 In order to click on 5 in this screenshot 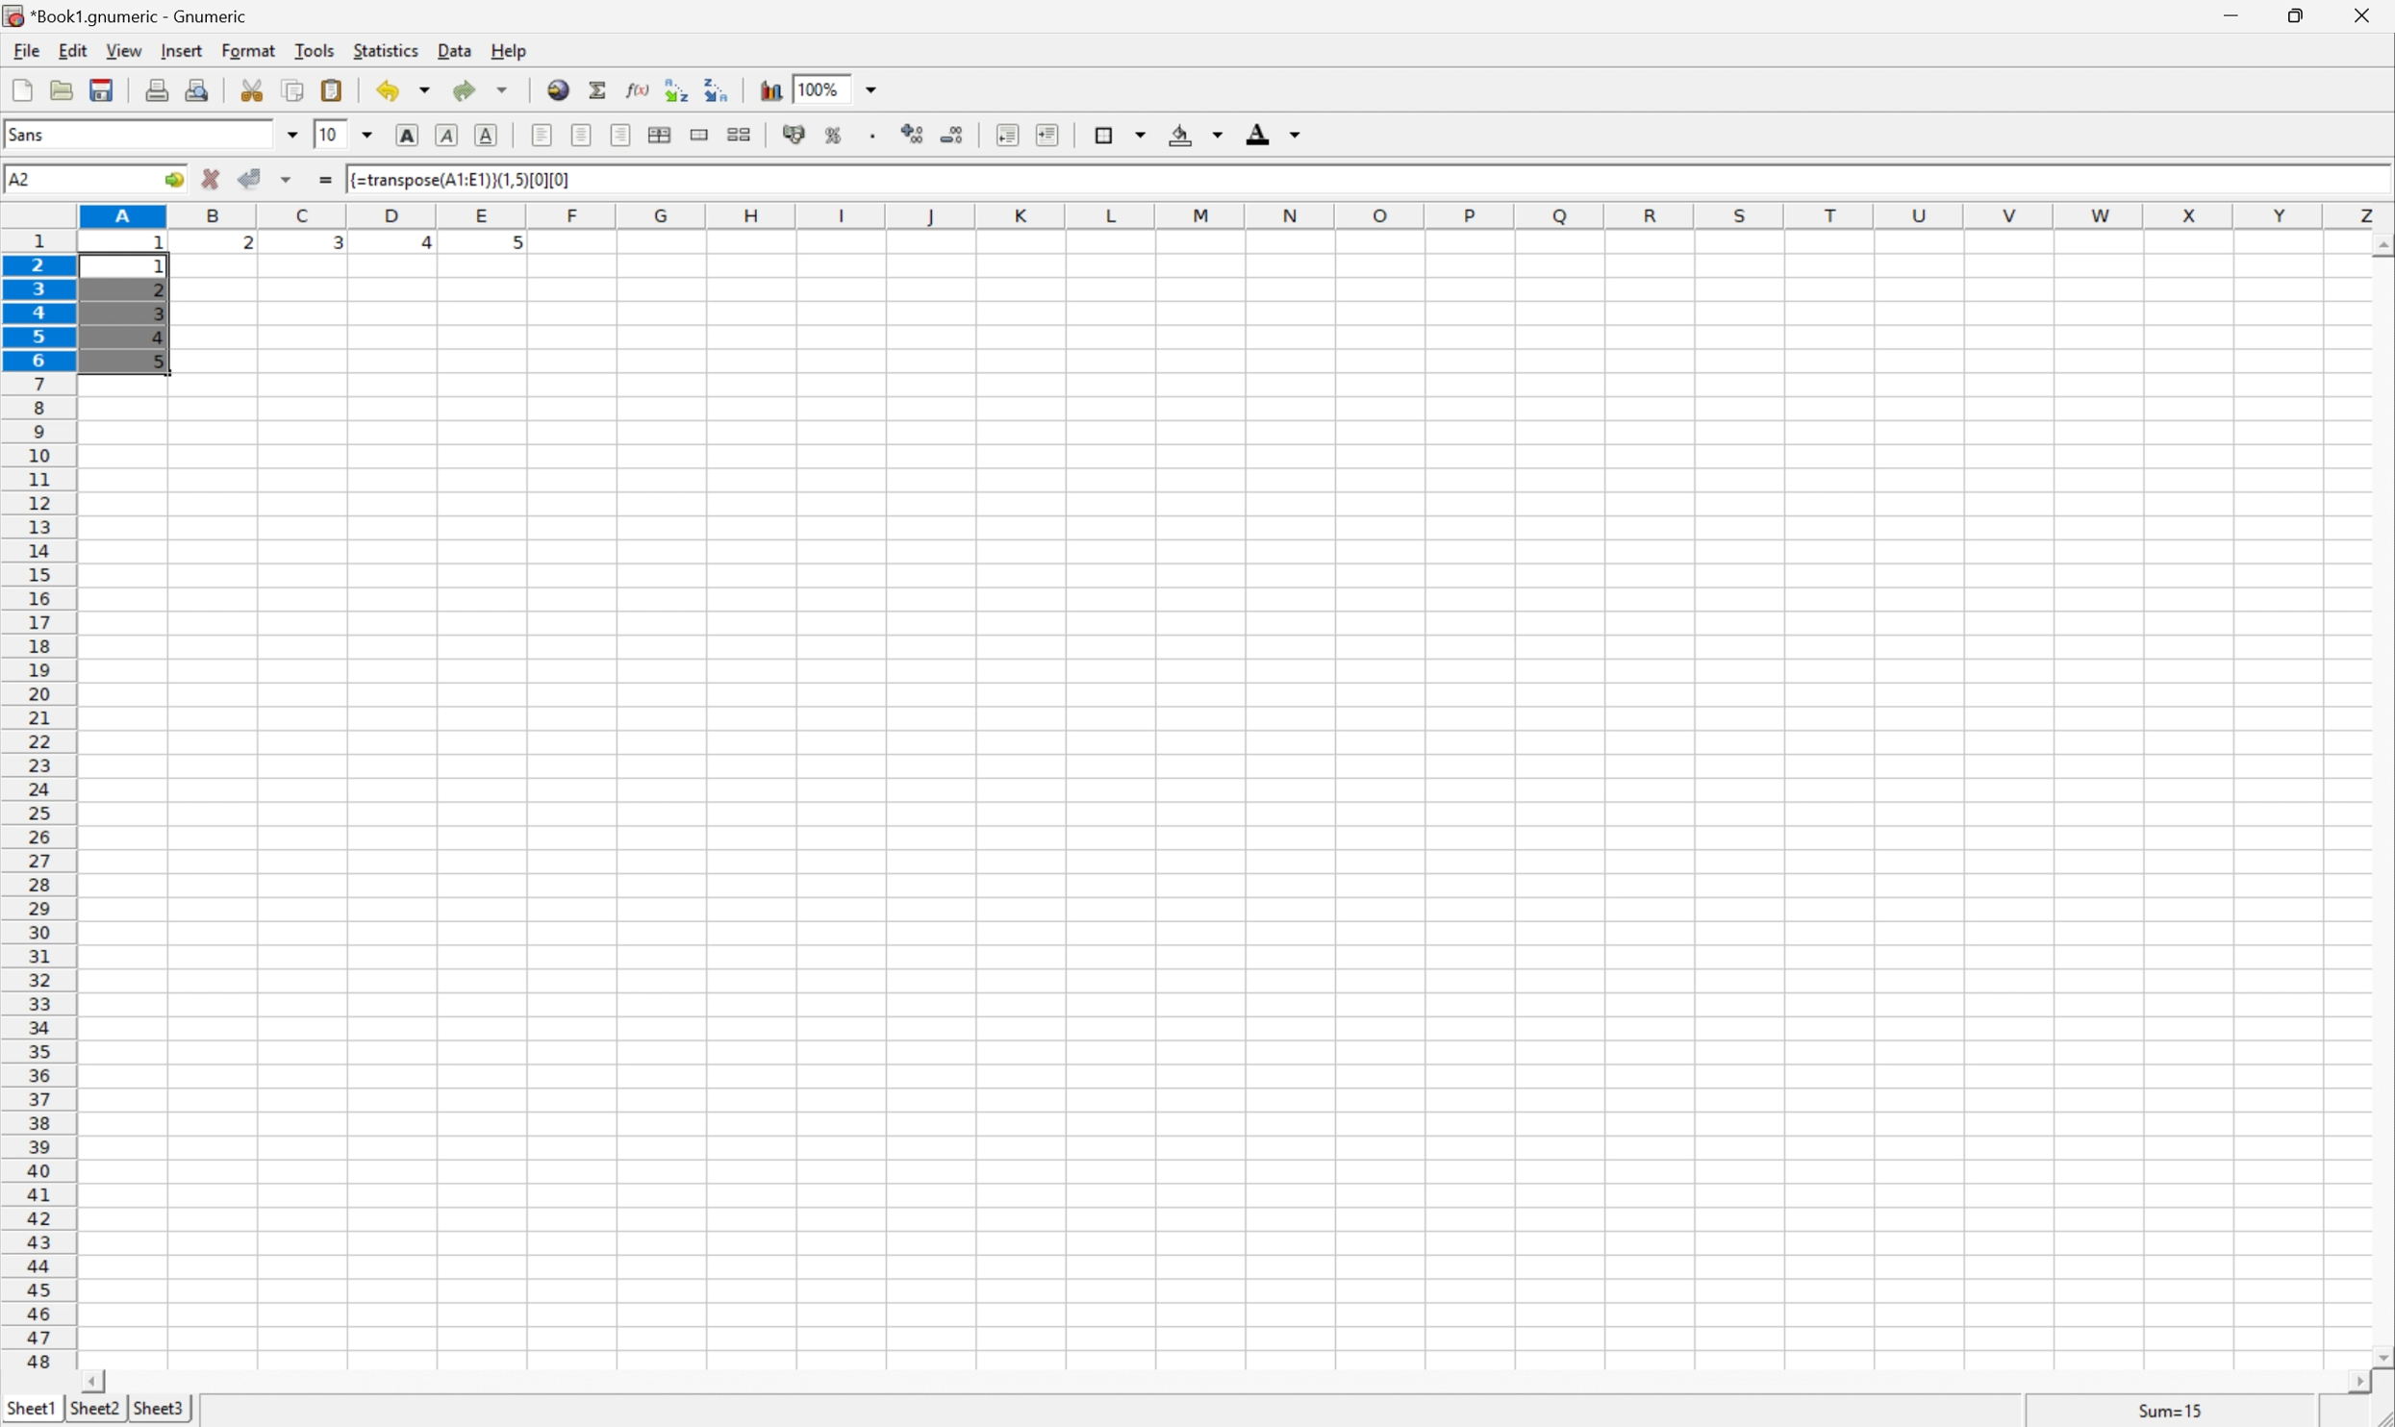, I will do `click(158, 361)`.